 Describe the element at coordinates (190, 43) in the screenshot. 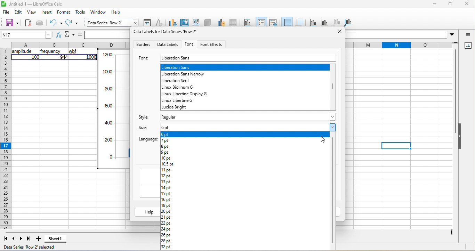

I see `font` at that location.